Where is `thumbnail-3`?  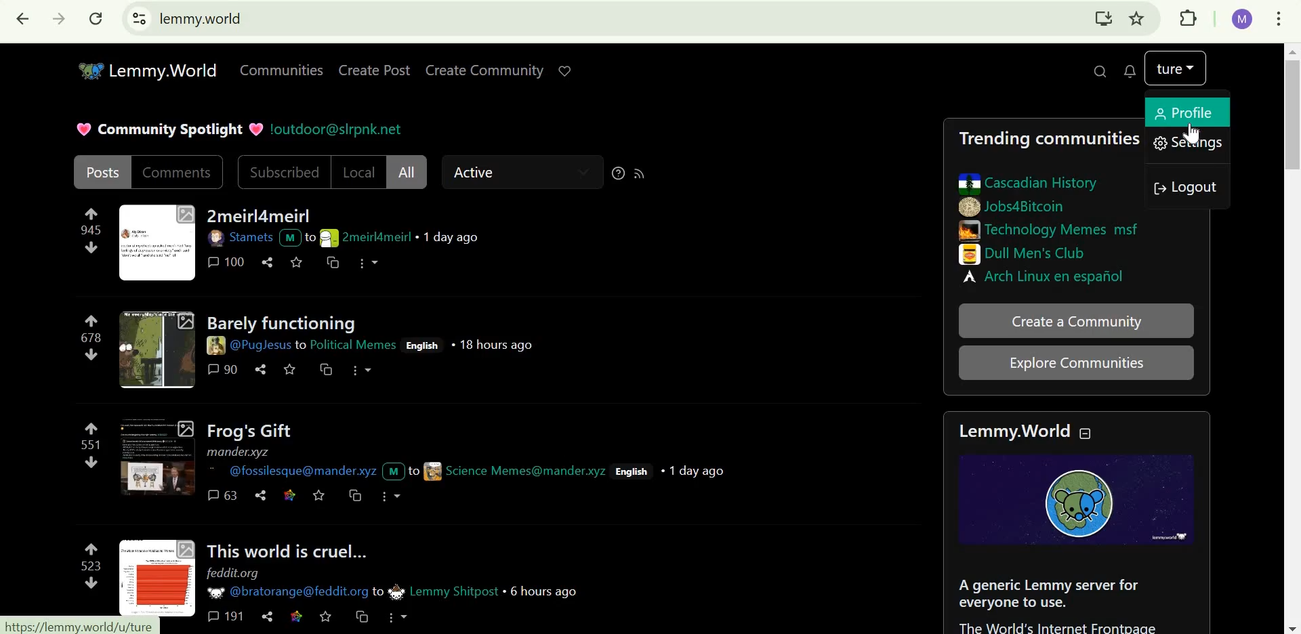
thumbnail-3 is located at coordinates (154, 458).